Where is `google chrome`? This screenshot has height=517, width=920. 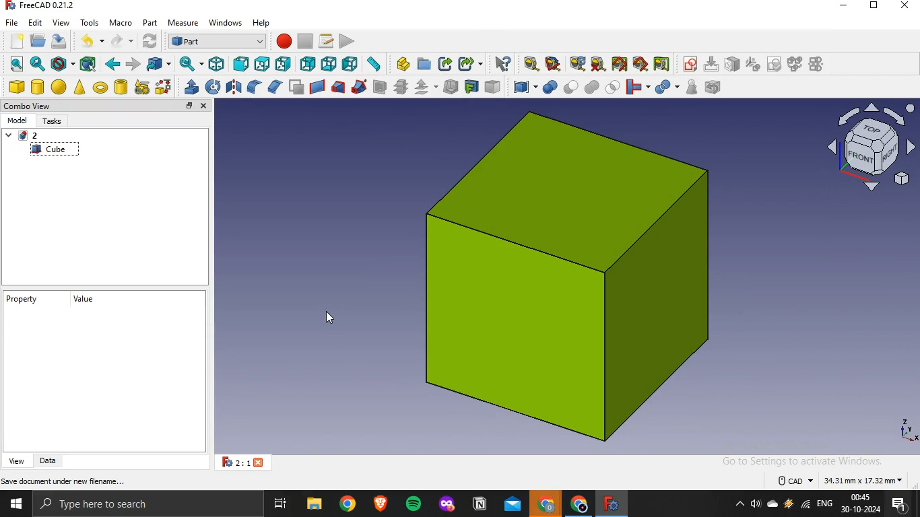
google chrome is located at coordinates (348, 504).